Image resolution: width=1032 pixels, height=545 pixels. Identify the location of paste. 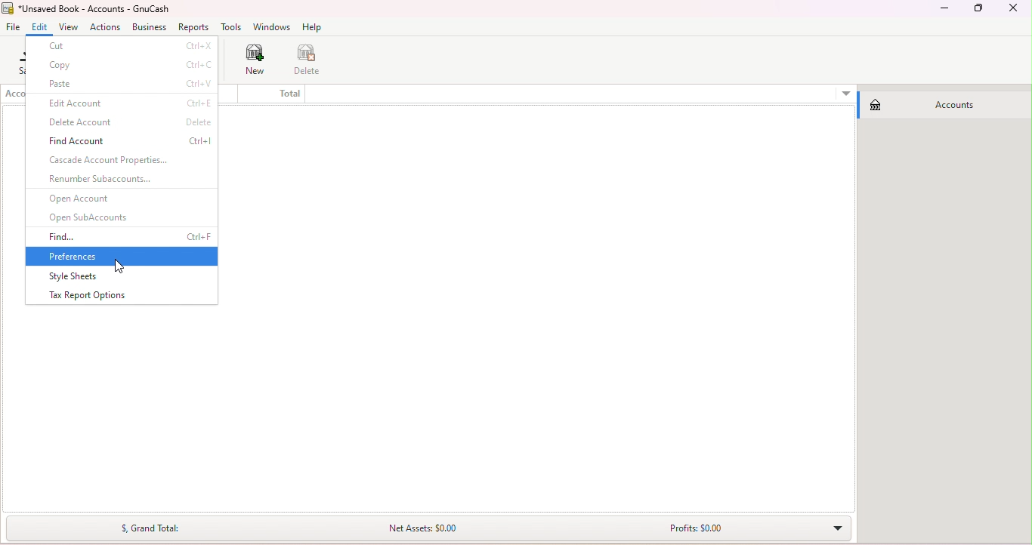
(124, 83).